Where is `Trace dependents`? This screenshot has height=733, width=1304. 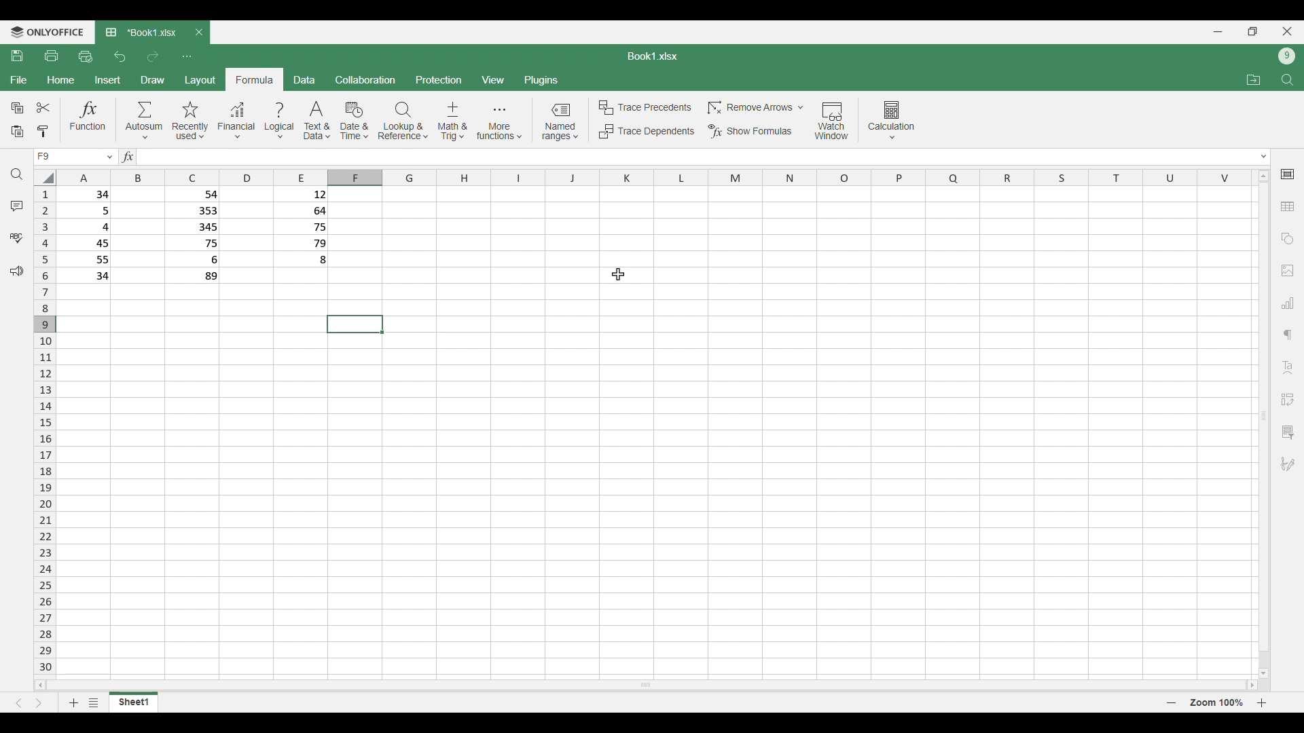
Trace dependents is located at coordinates (646, 132).